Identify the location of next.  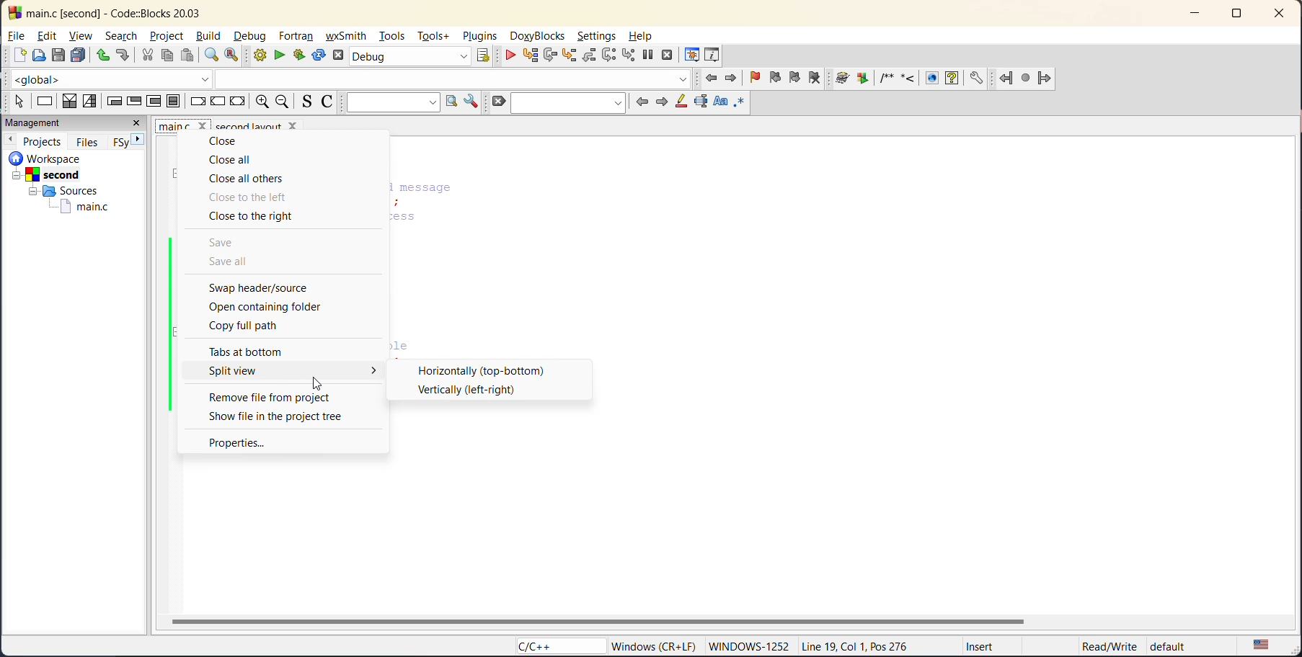
(139, 140).